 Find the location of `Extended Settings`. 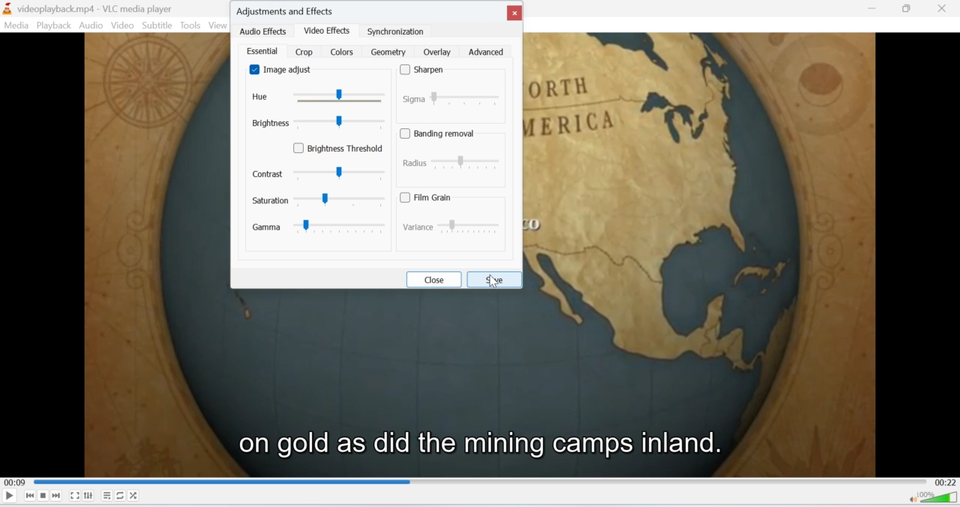

Extended Settings is located at coordinates (88, 496).